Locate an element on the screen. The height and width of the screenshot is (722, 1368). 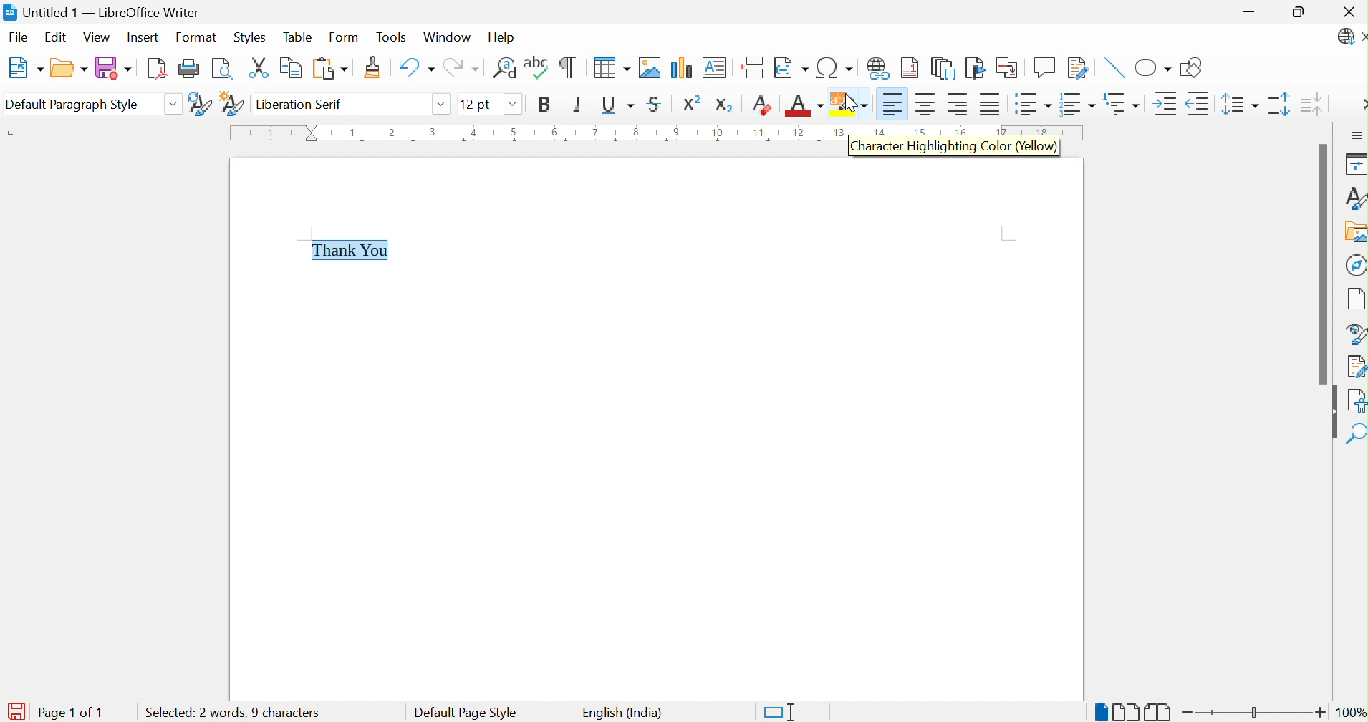
Minimize is located at coordinates (1251, 12).